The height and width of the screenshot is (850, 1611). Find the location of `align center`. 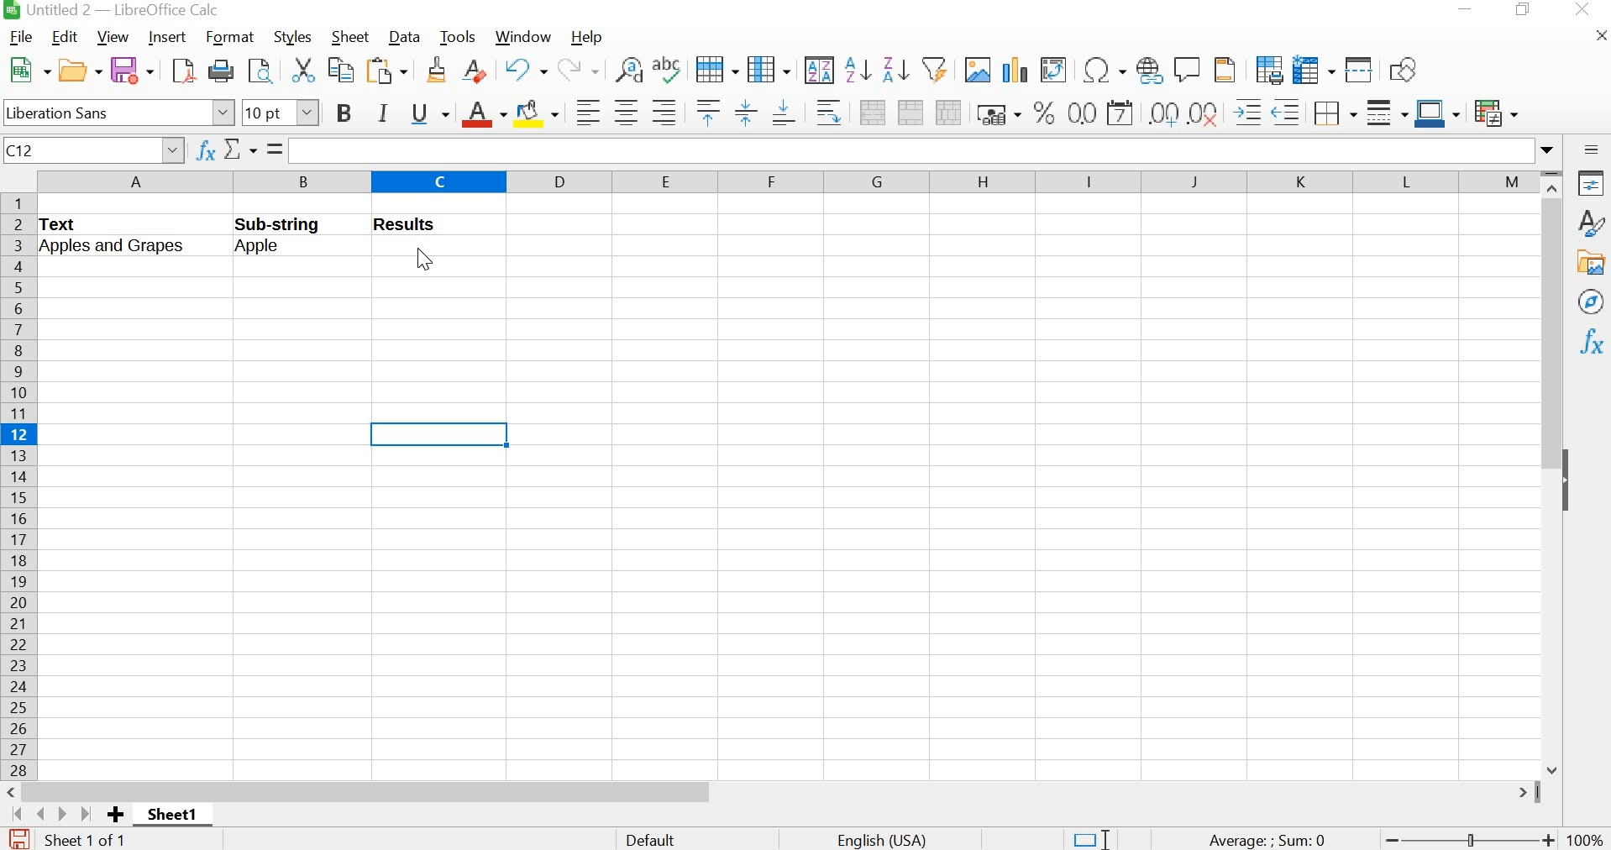

align center is located at coordinates (624, 112).